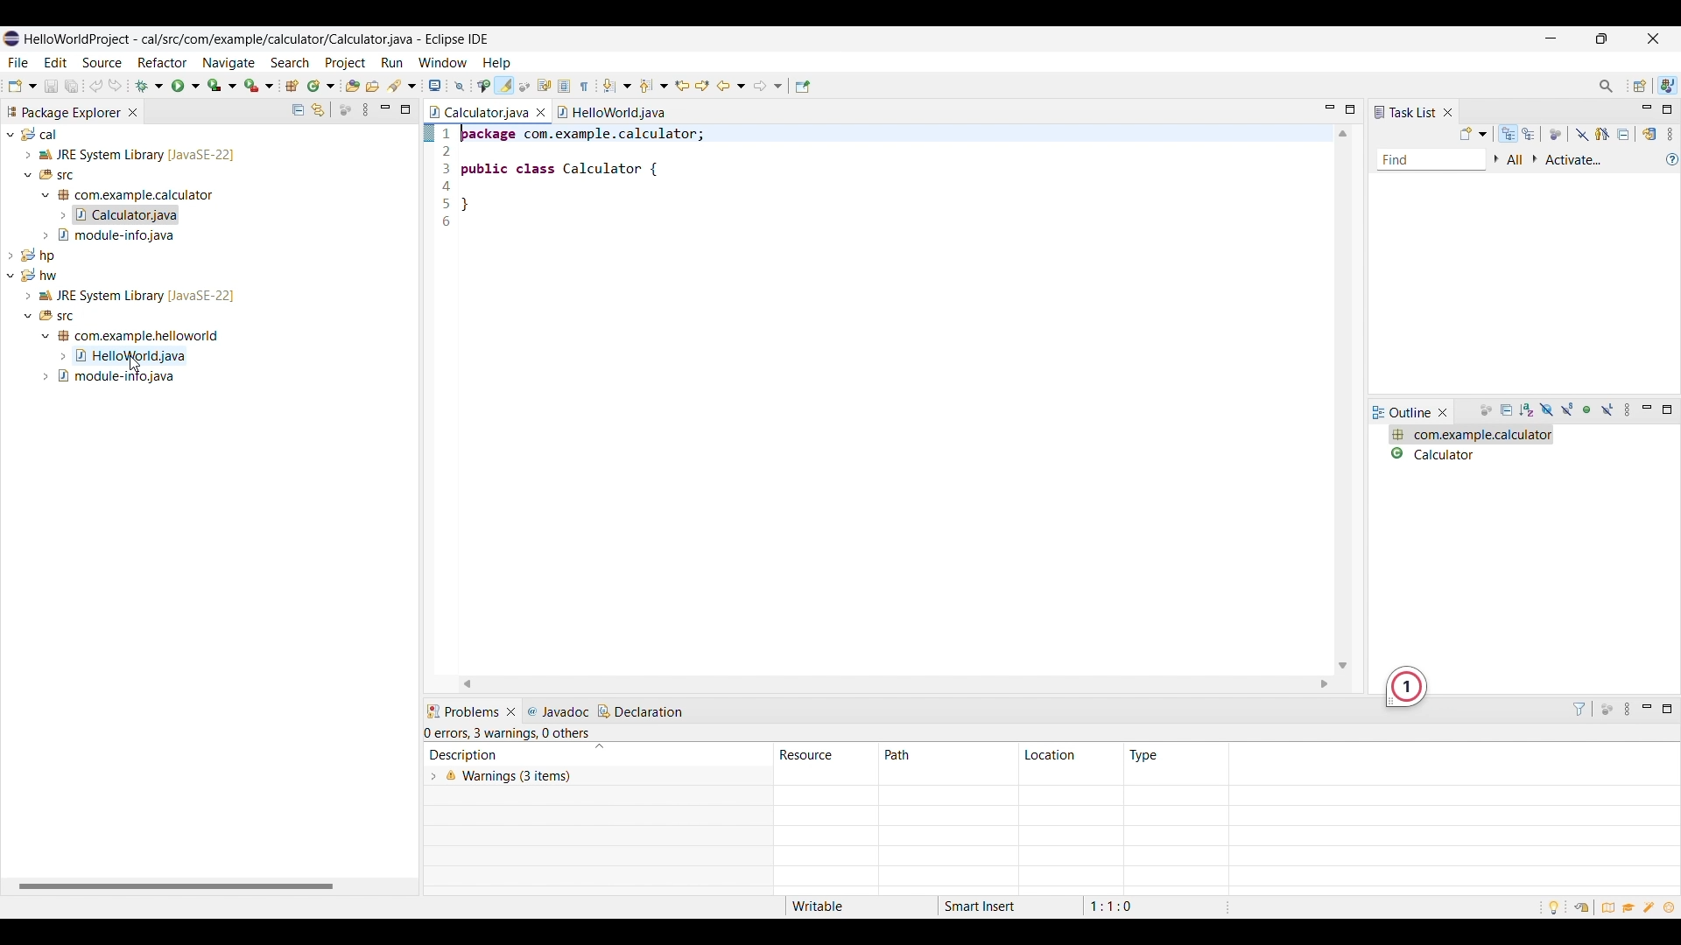 This screenshot has width=1681, height=945. What do you see at coordinates (133, 112) in the screenshot?
I see `Close tab` at bounding box center [133, 112].